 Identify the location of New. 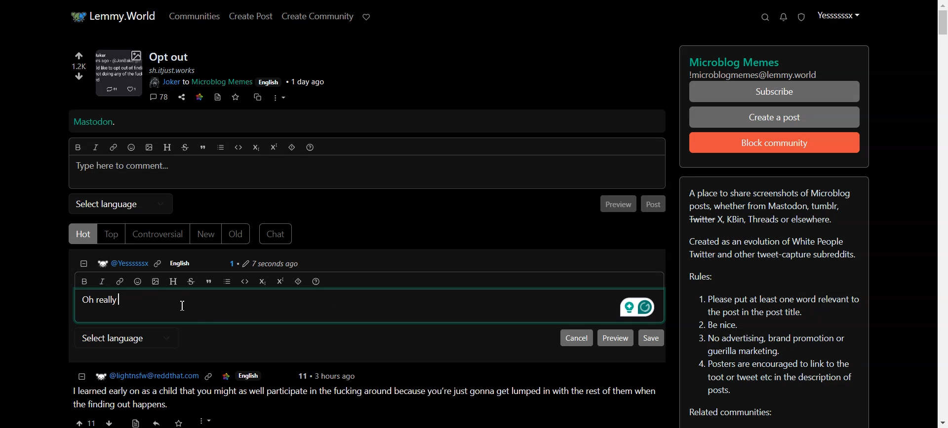
(206, 234).